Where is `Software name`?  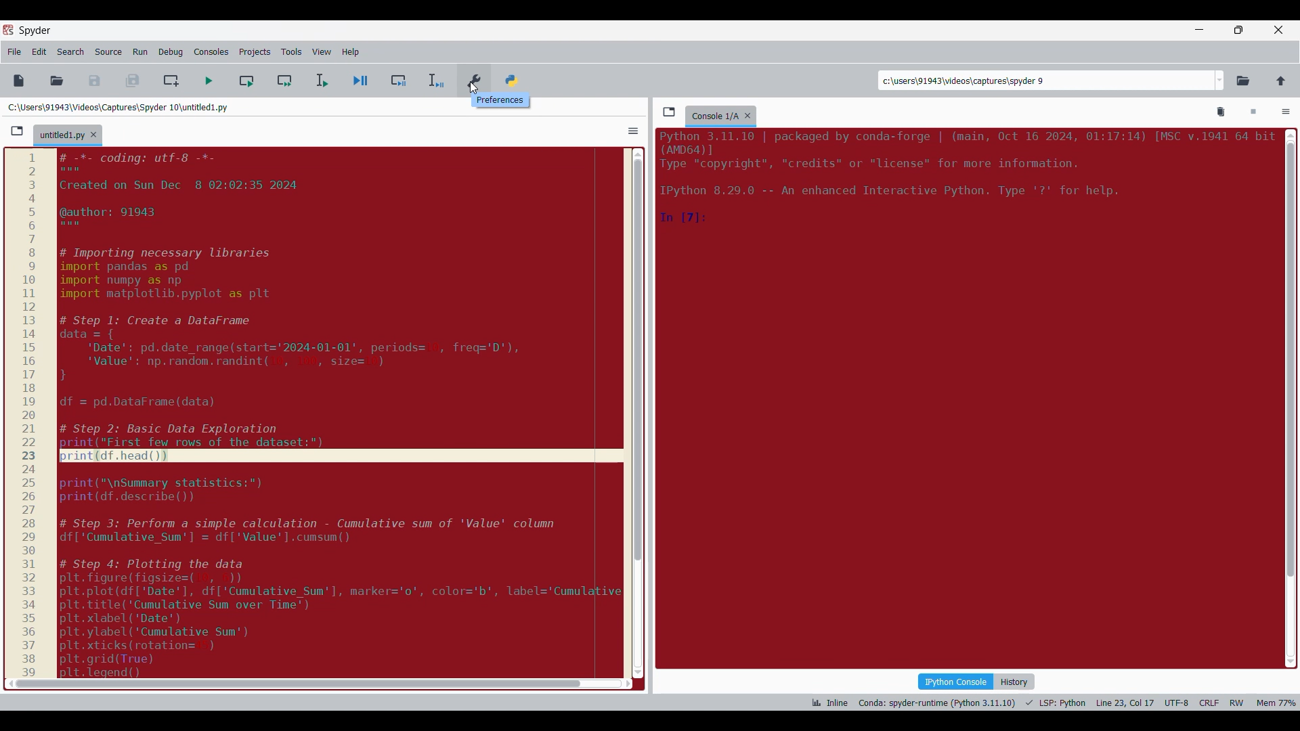 Software name is located at coordinates (35, 30).